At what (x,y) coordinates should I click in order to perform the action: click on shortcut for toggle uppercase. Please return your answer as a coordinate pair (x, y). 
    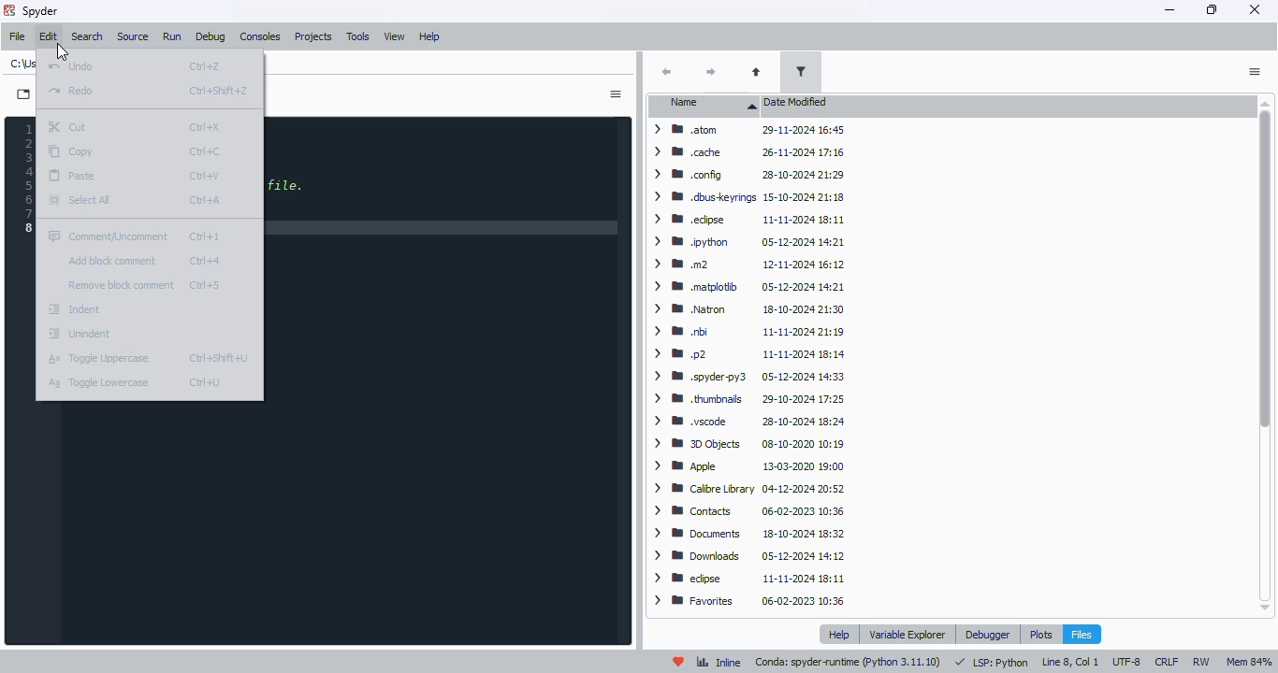
    Looking at the image, I should click on (217, 357).